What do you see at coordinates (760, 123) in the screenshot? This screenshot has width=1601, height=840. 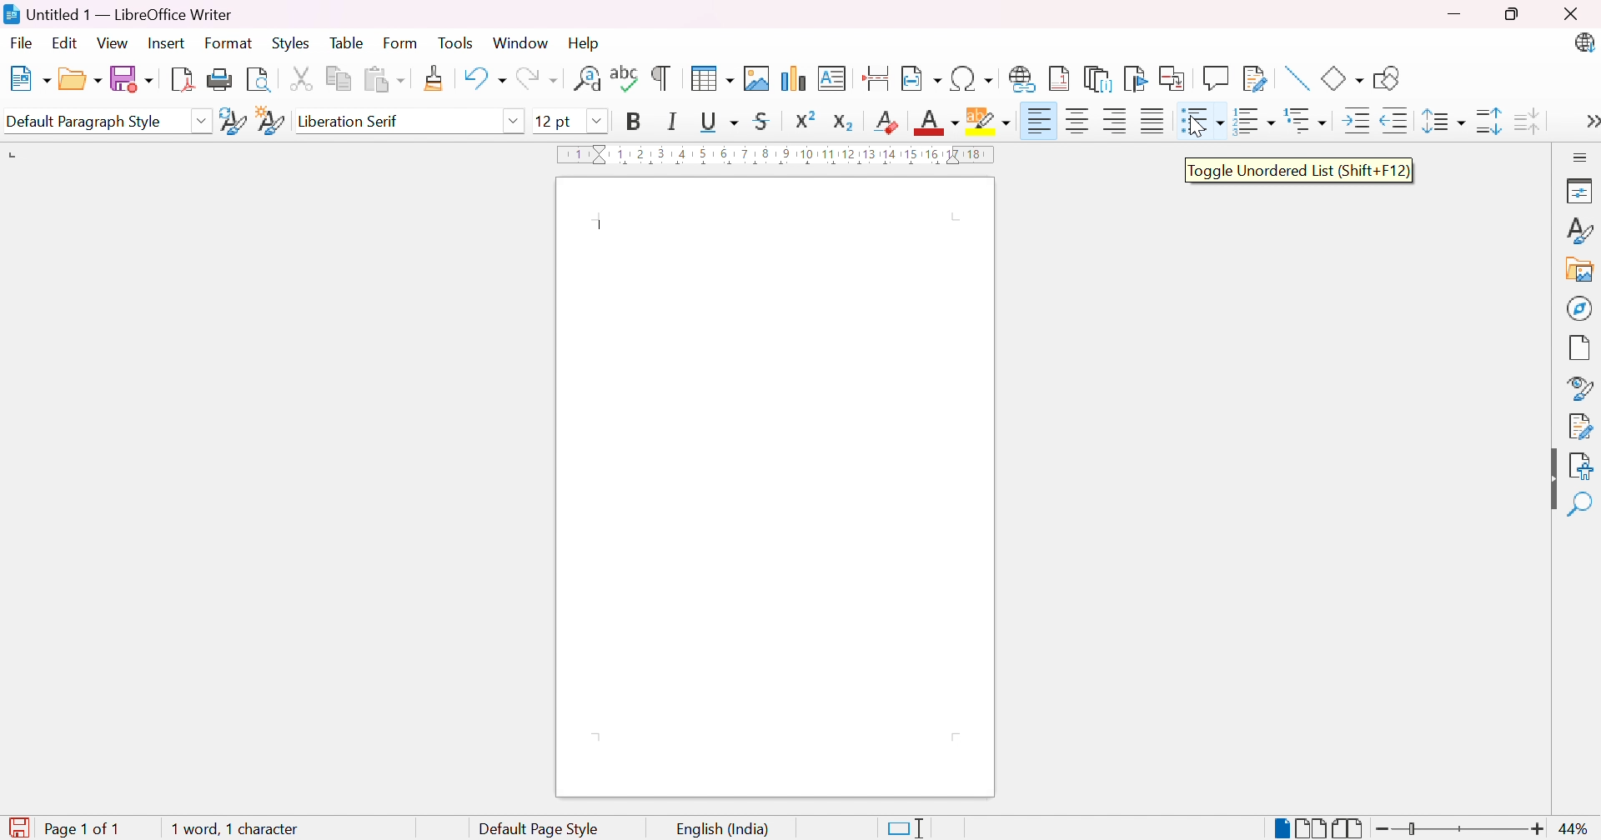 I see `Strikethrough` at bounding box center [760, 123].